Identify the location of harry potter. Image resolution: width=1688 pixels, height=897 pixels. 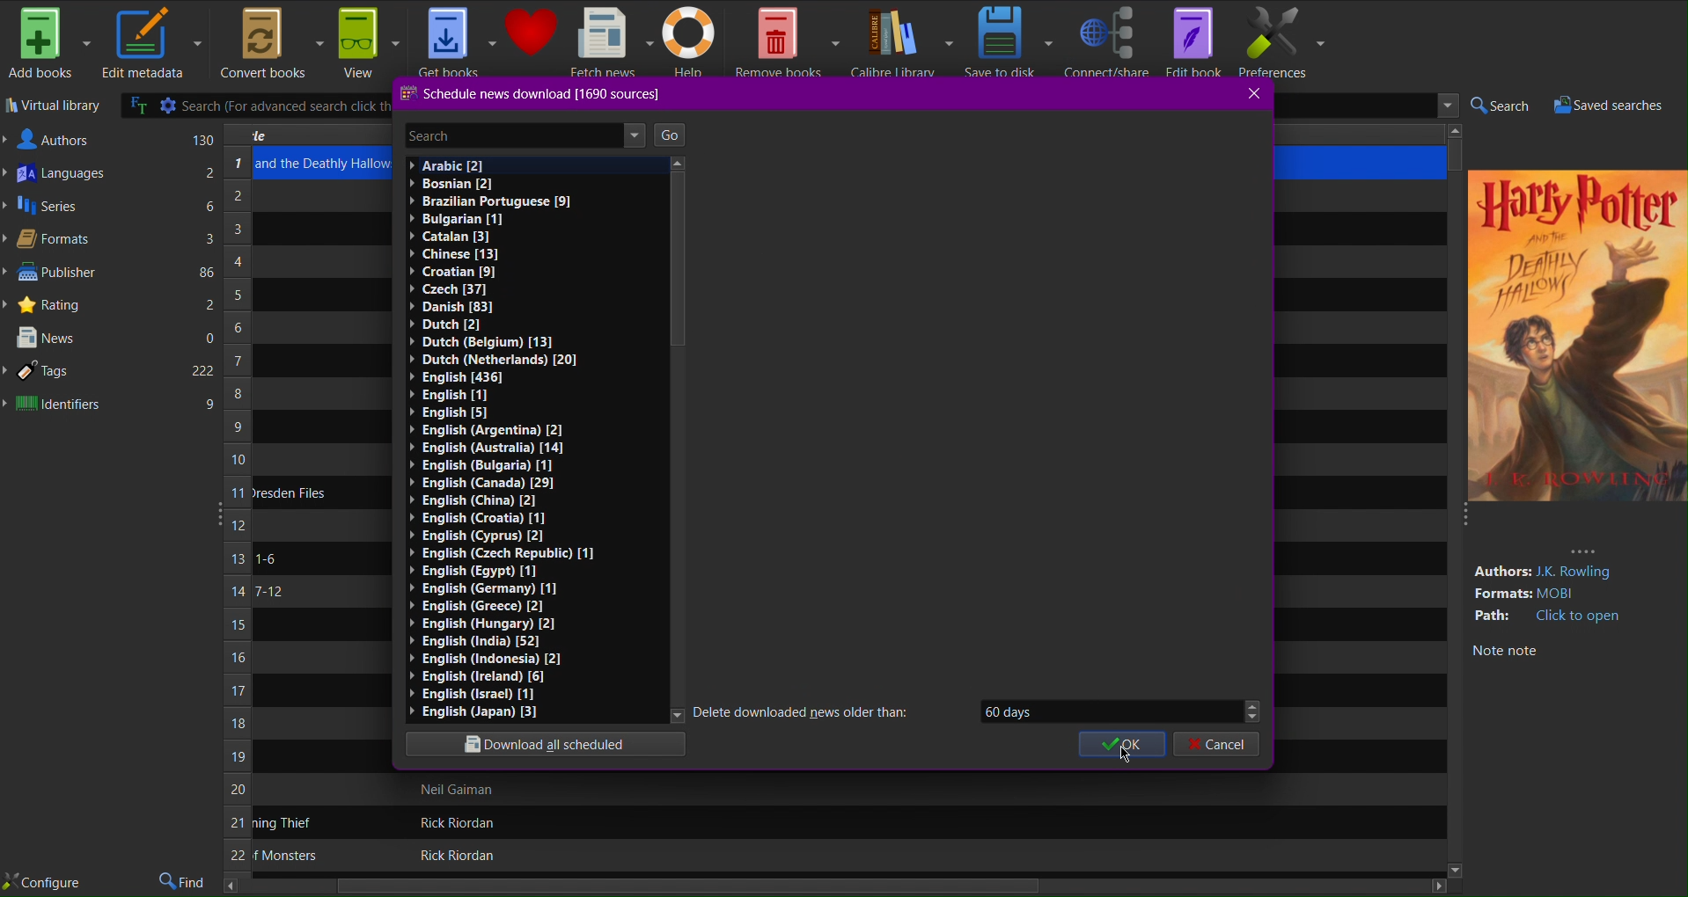
(1574, 202).